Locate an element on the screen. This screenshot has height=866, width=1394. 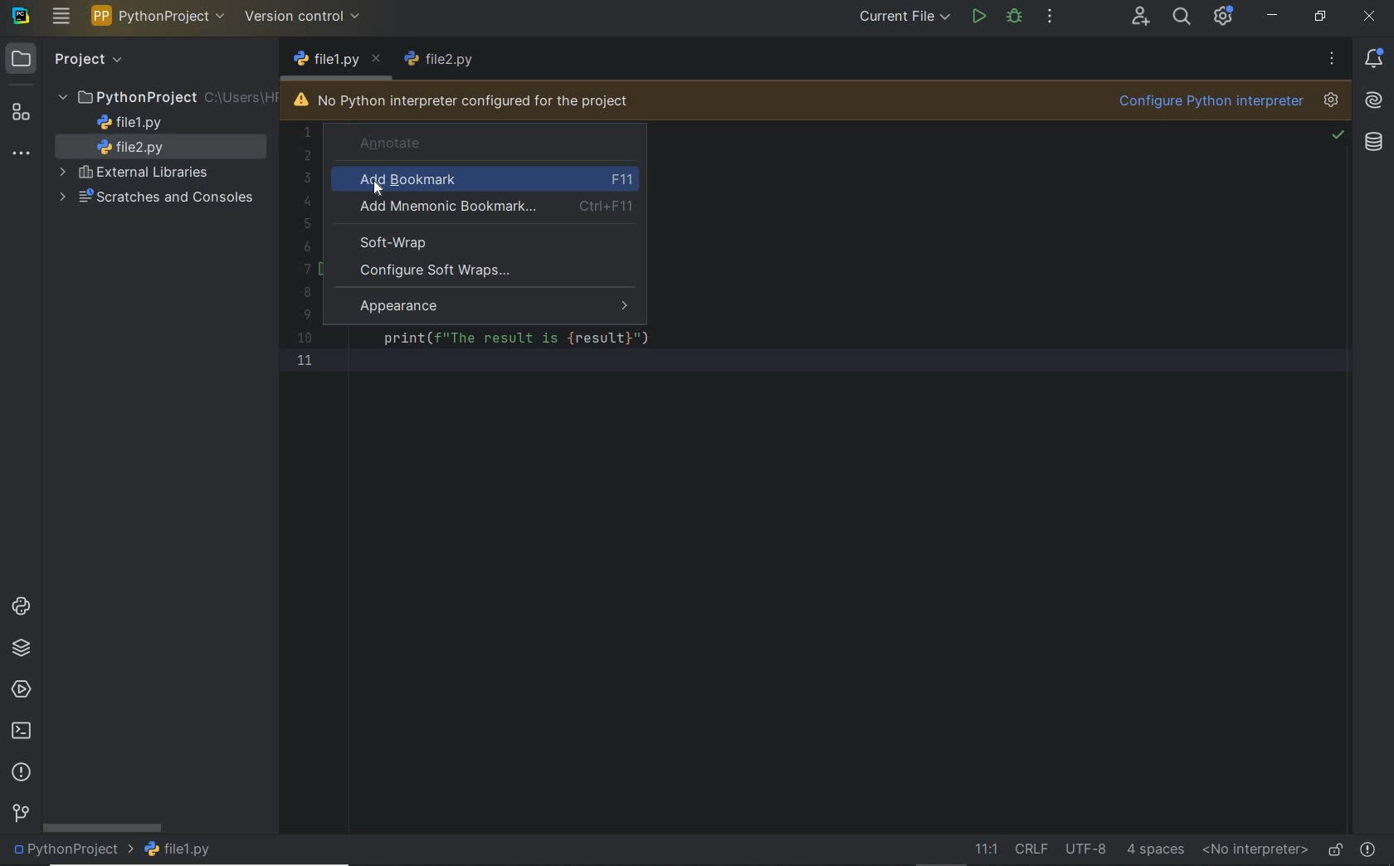
cursor is located at coordinates (377, 191).